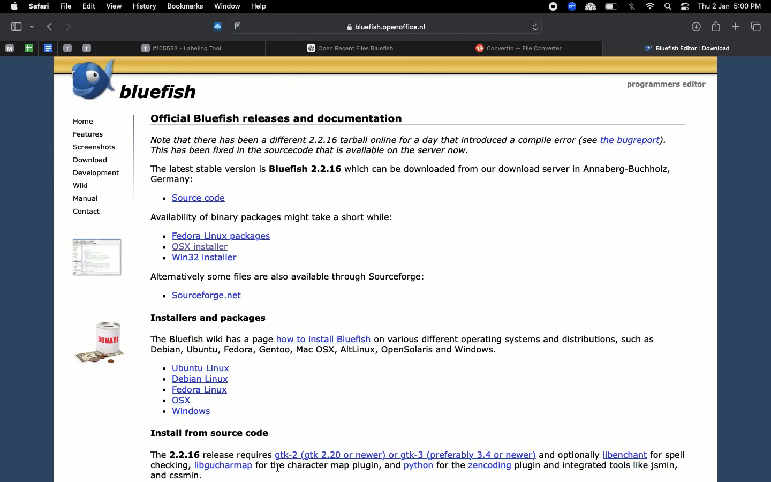 This screenshot has width=771, height=482. I want to click on contact, so click(86, 212).